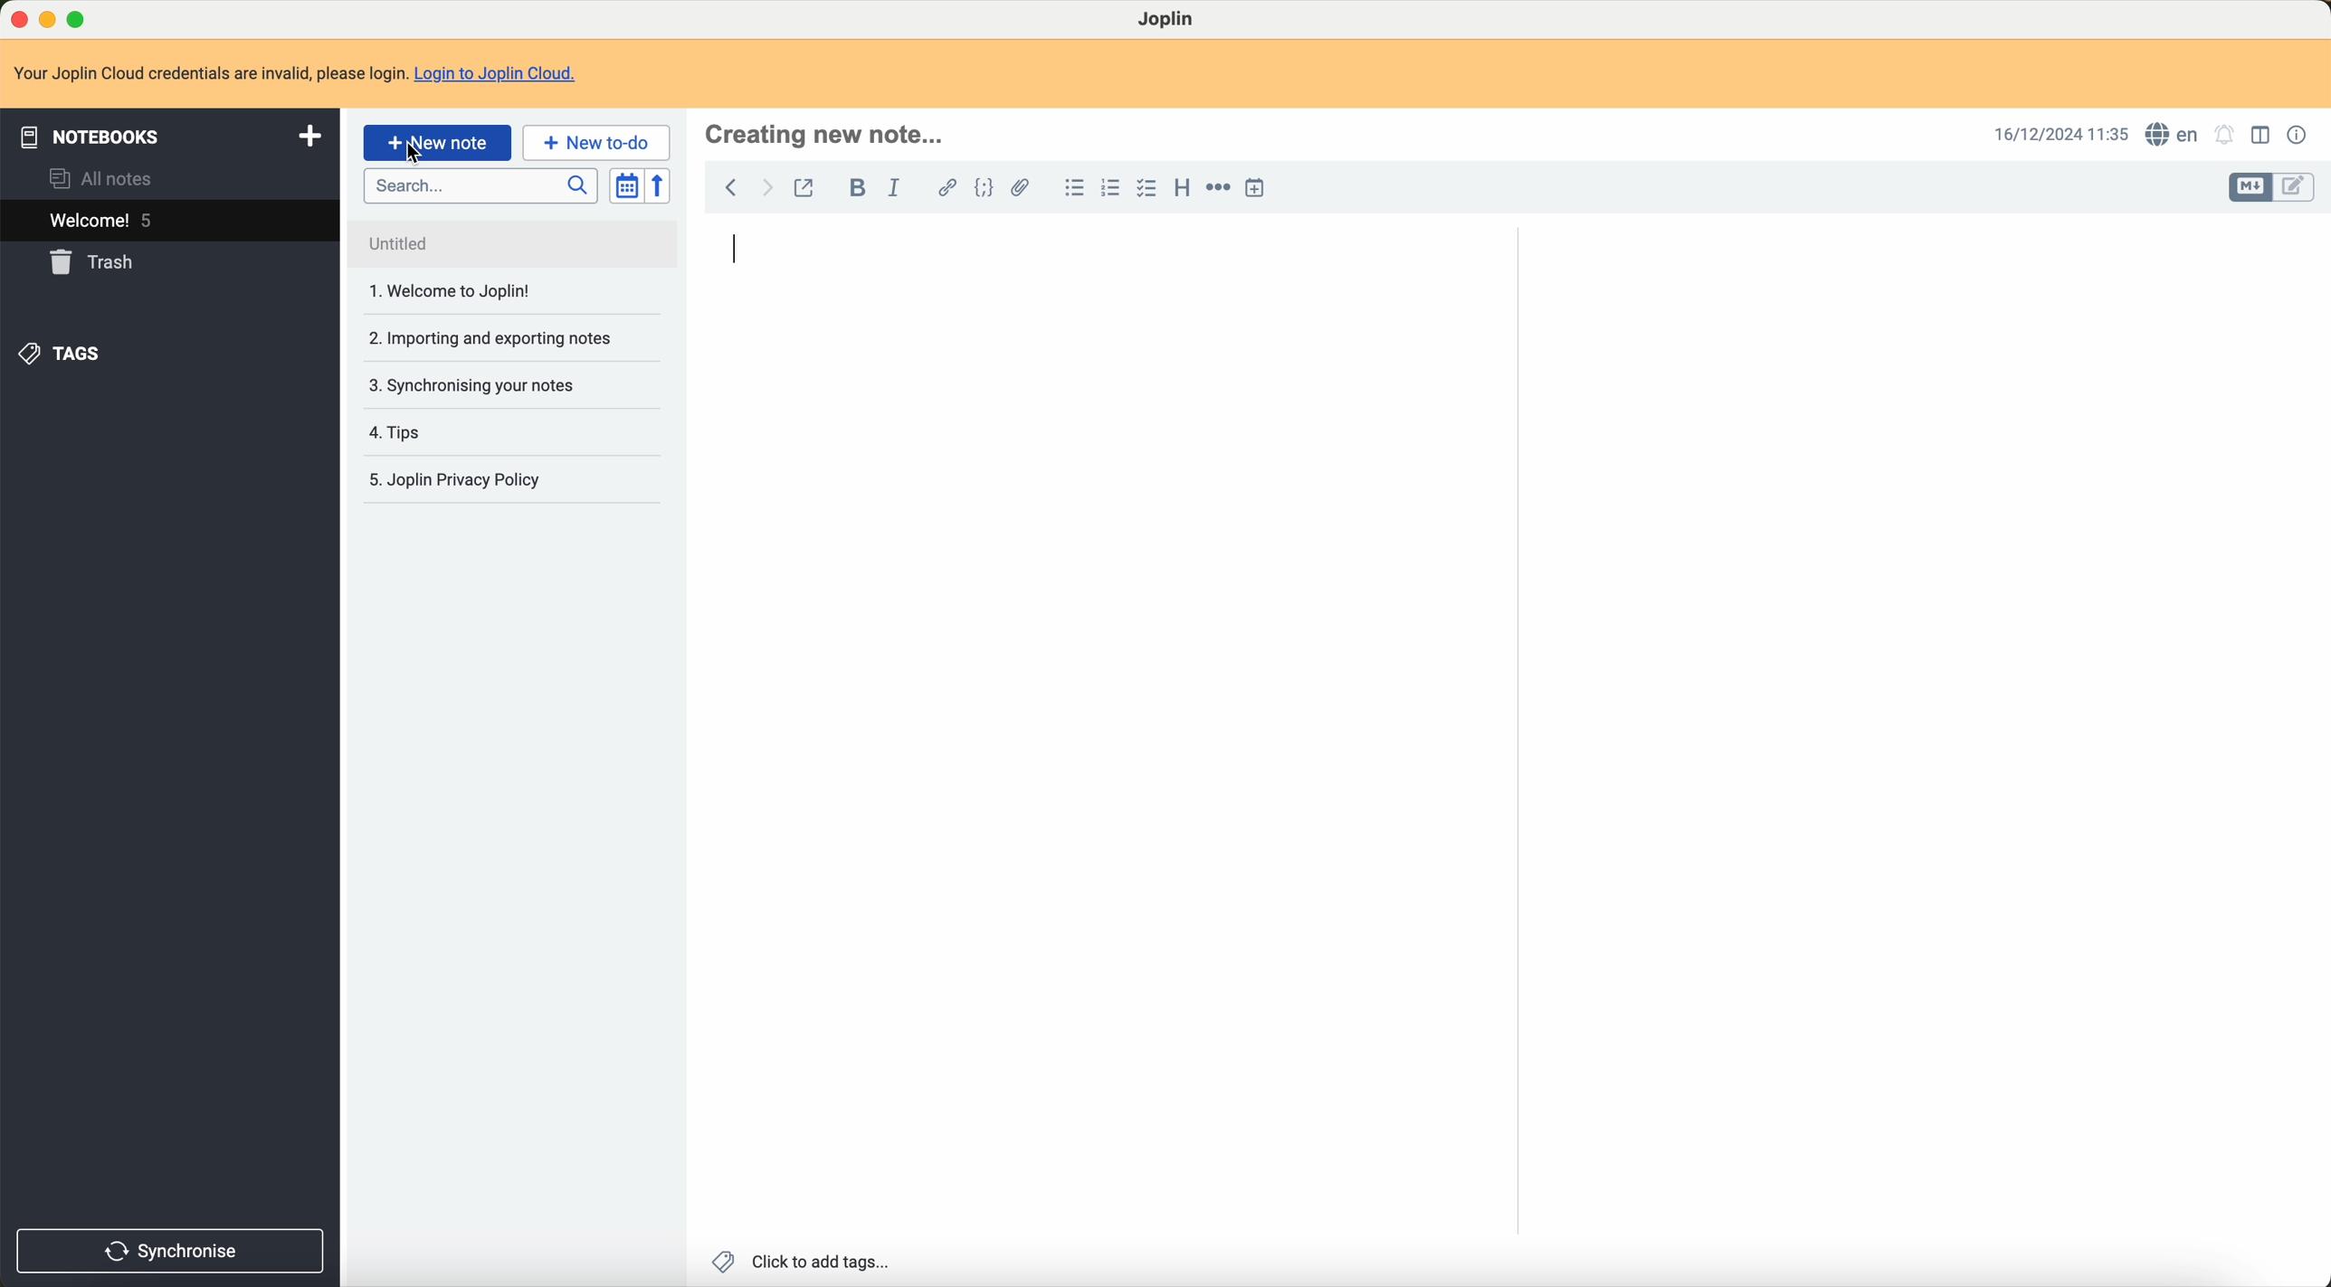 This screenshot has height=1287, width=2331. I want to click on synchronise, so click(173, 1250).